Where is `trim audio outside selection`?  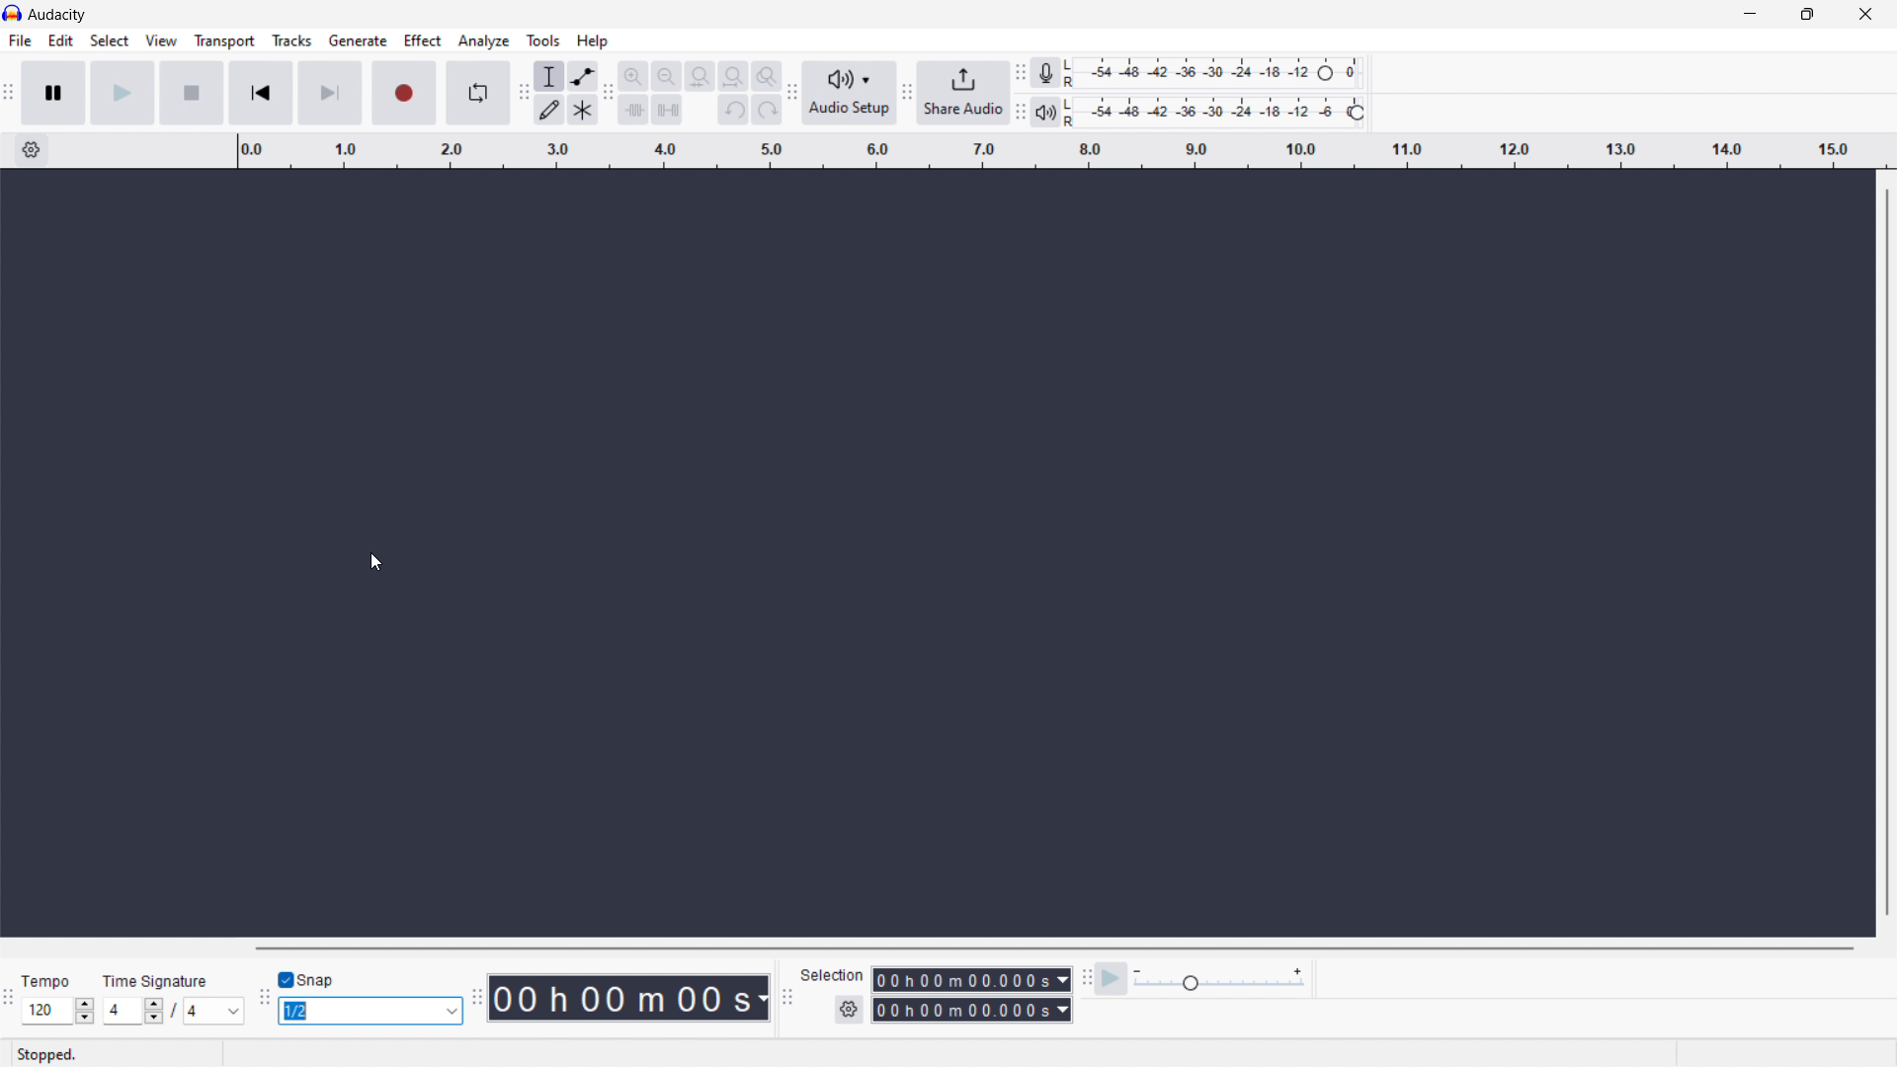
trim audio outside selection is located at coordinates (634, 109).